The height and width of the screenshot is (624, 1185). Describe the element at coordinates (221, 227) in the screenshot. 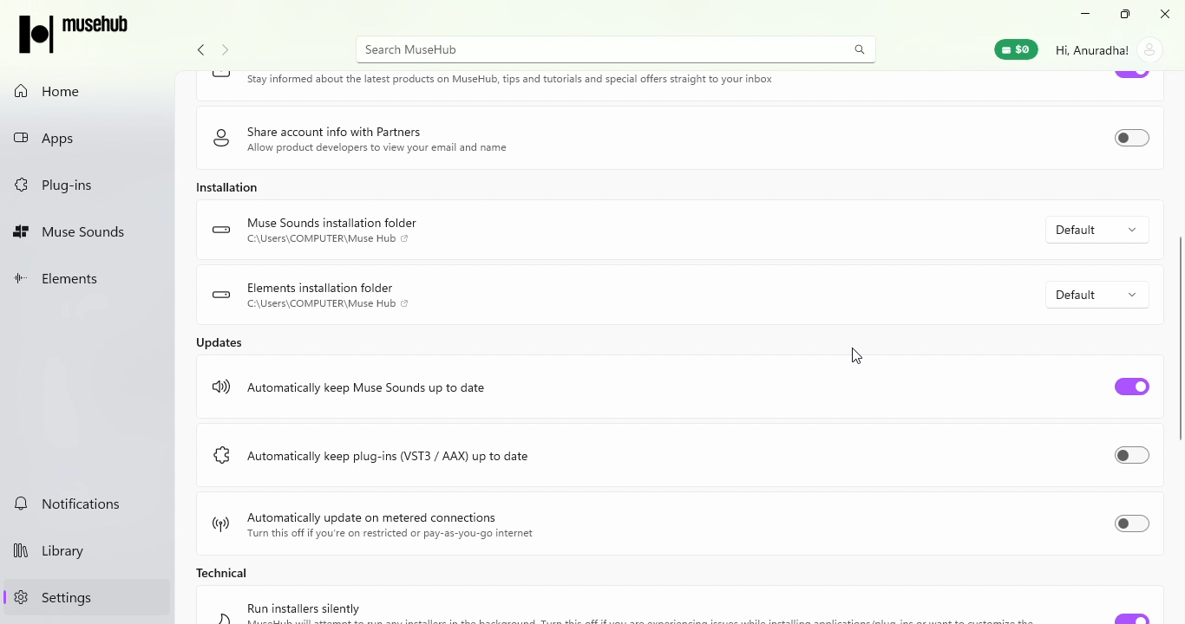

I see `logo ` at that location.